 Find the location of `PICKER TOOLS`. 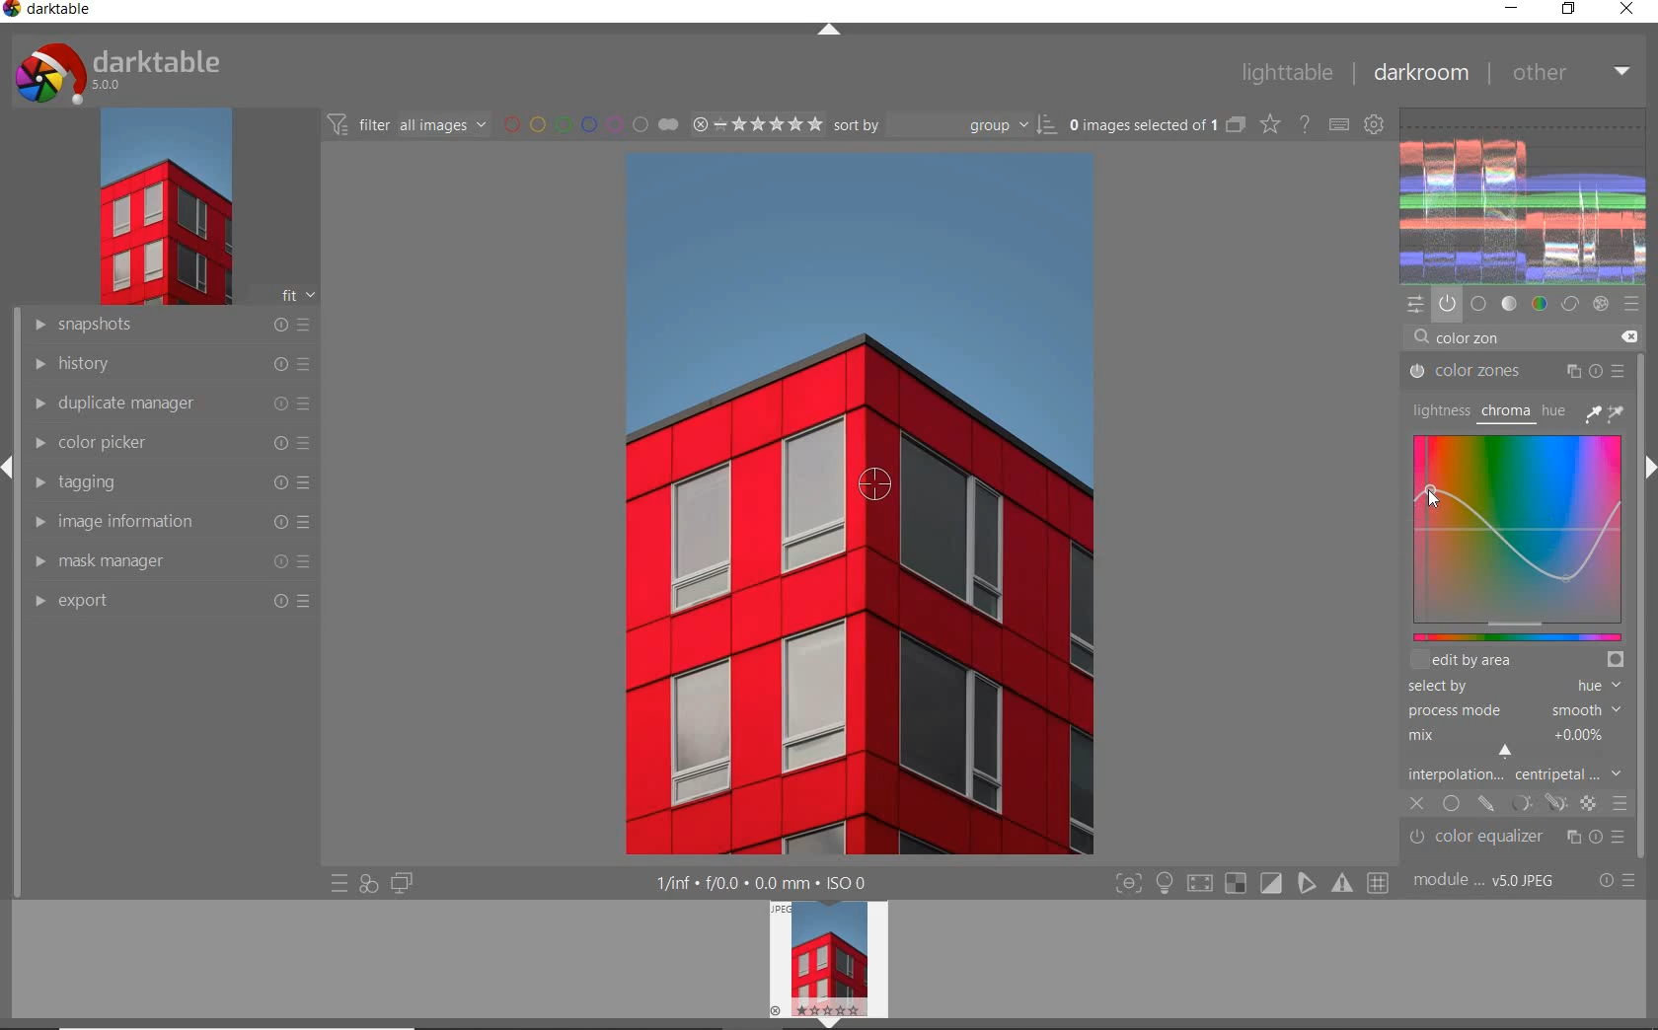

PICKER TOOLS is located at coordinates (1607, 412).